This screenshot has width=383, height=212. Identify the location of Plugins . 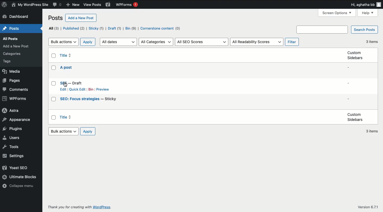
(12, 129).